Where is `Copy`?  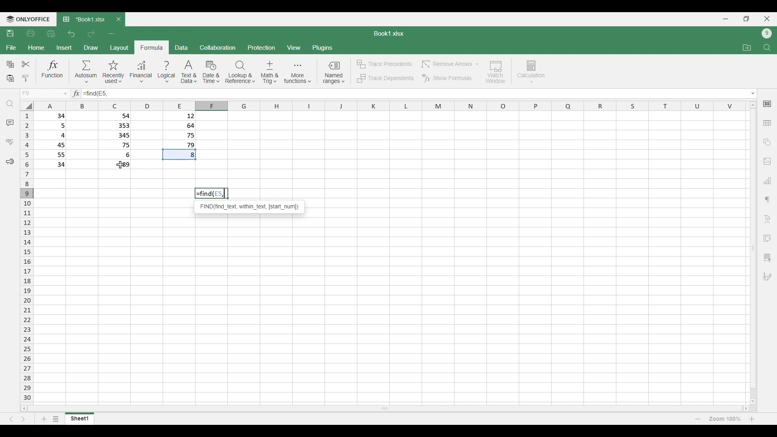 Copy is located at coordinates (10, 64).